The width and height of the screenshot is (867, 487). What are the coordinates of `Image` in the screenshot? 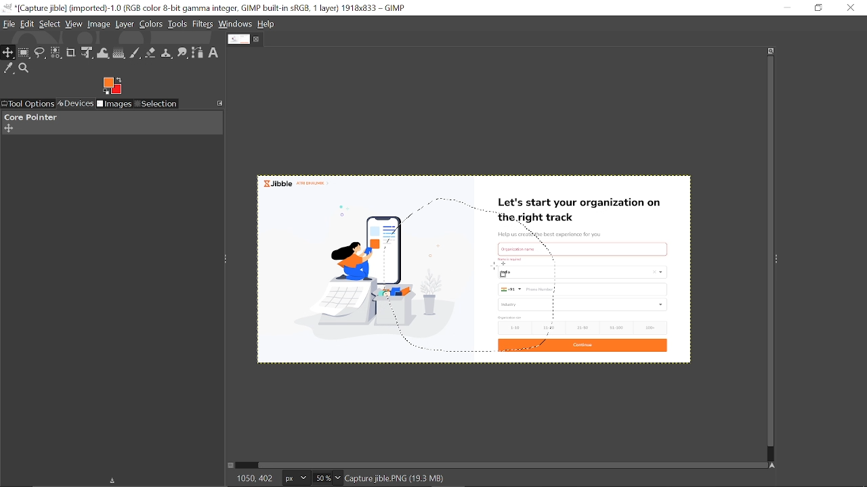 It's located at (100, 24).